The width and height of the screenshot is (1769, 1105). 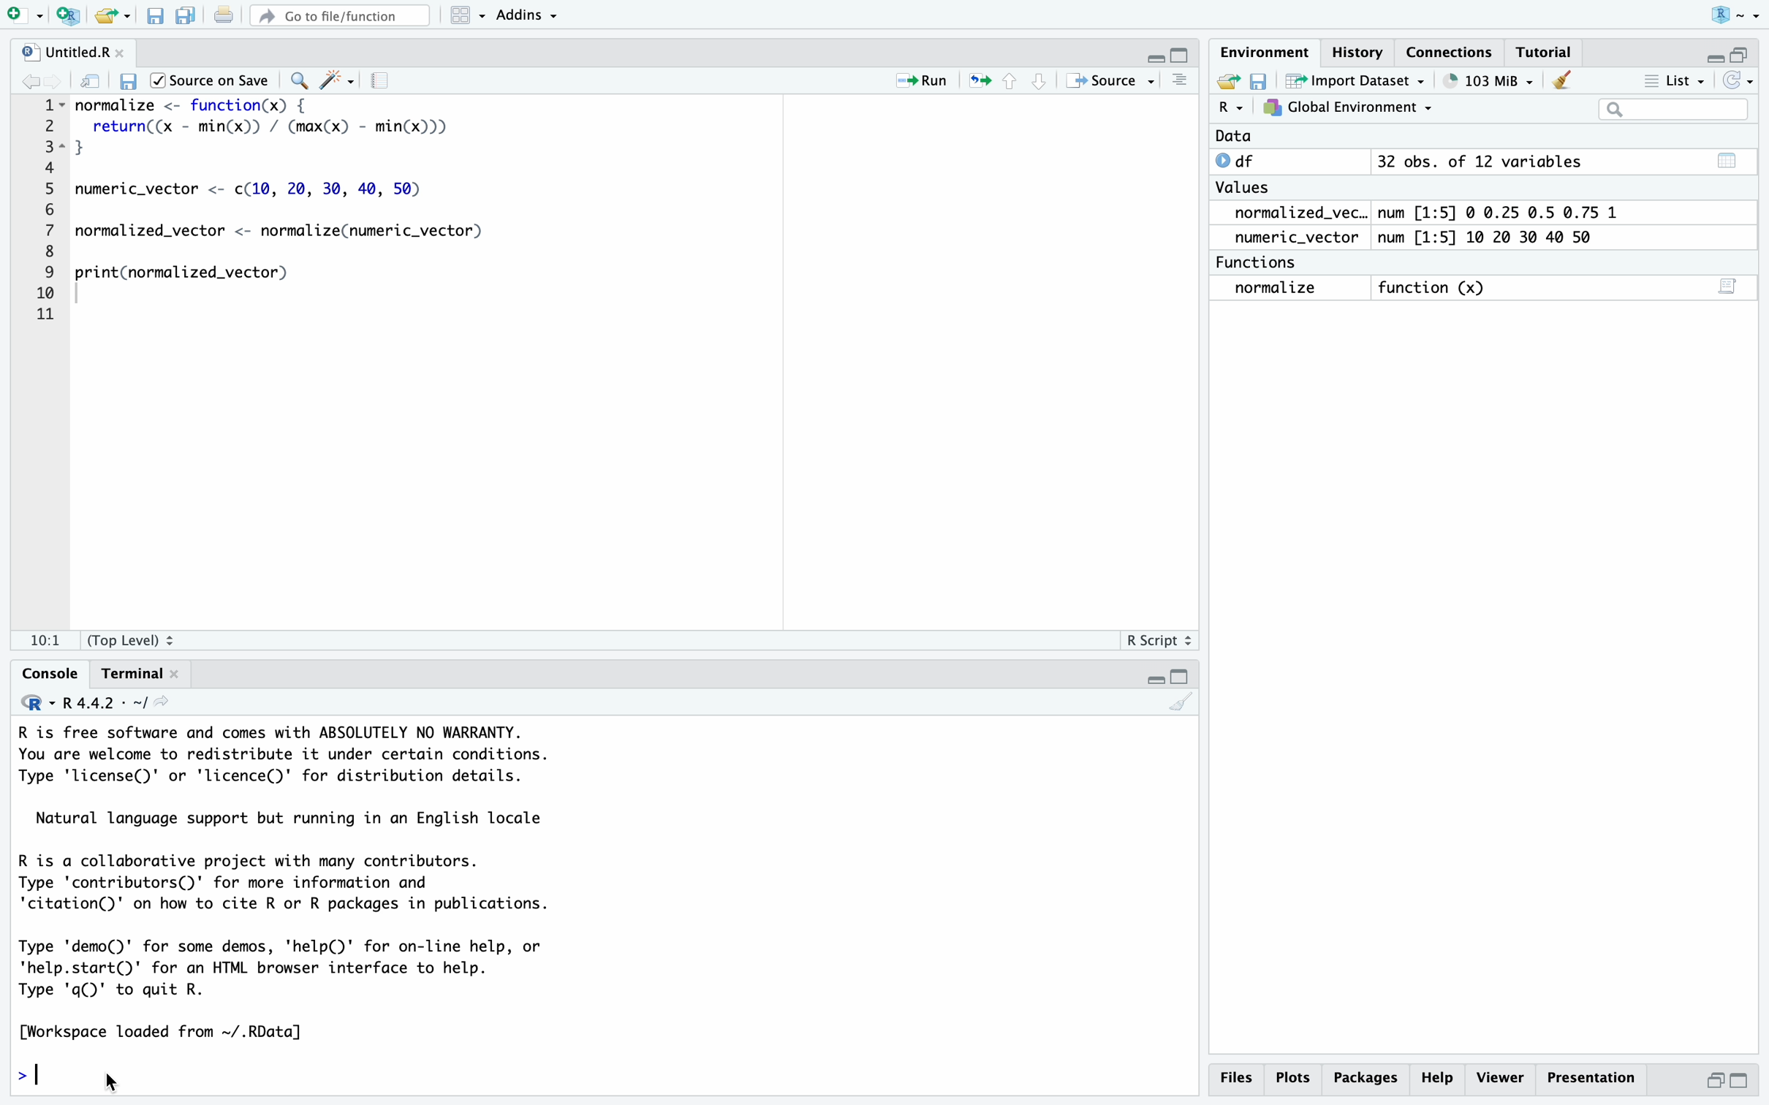 I want to click on Go forward to the next source location (Ctrl + F10), so click(x=55, y=77).